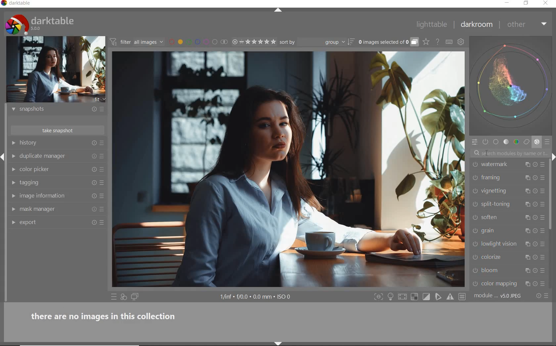 The width and height of the screenshot is (556, 346). What do you see at coordinates (499, 178) in the screenshot?
I see `framing` at bounding box center [499, 178].